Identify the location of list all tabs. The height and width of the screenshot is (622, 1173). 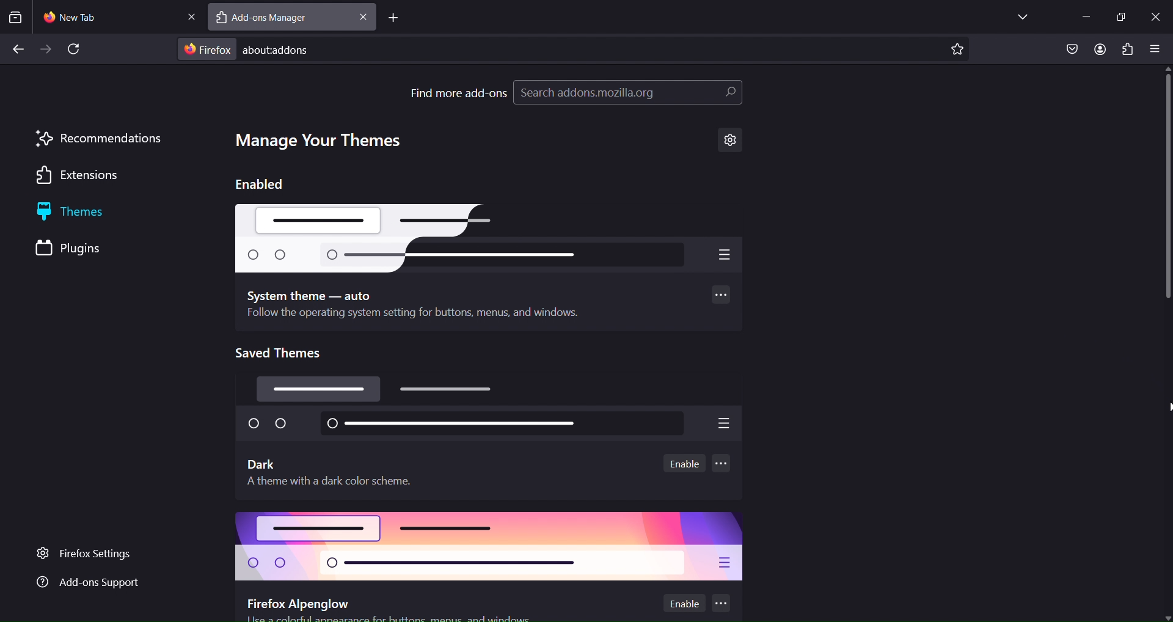
(1019, 16).